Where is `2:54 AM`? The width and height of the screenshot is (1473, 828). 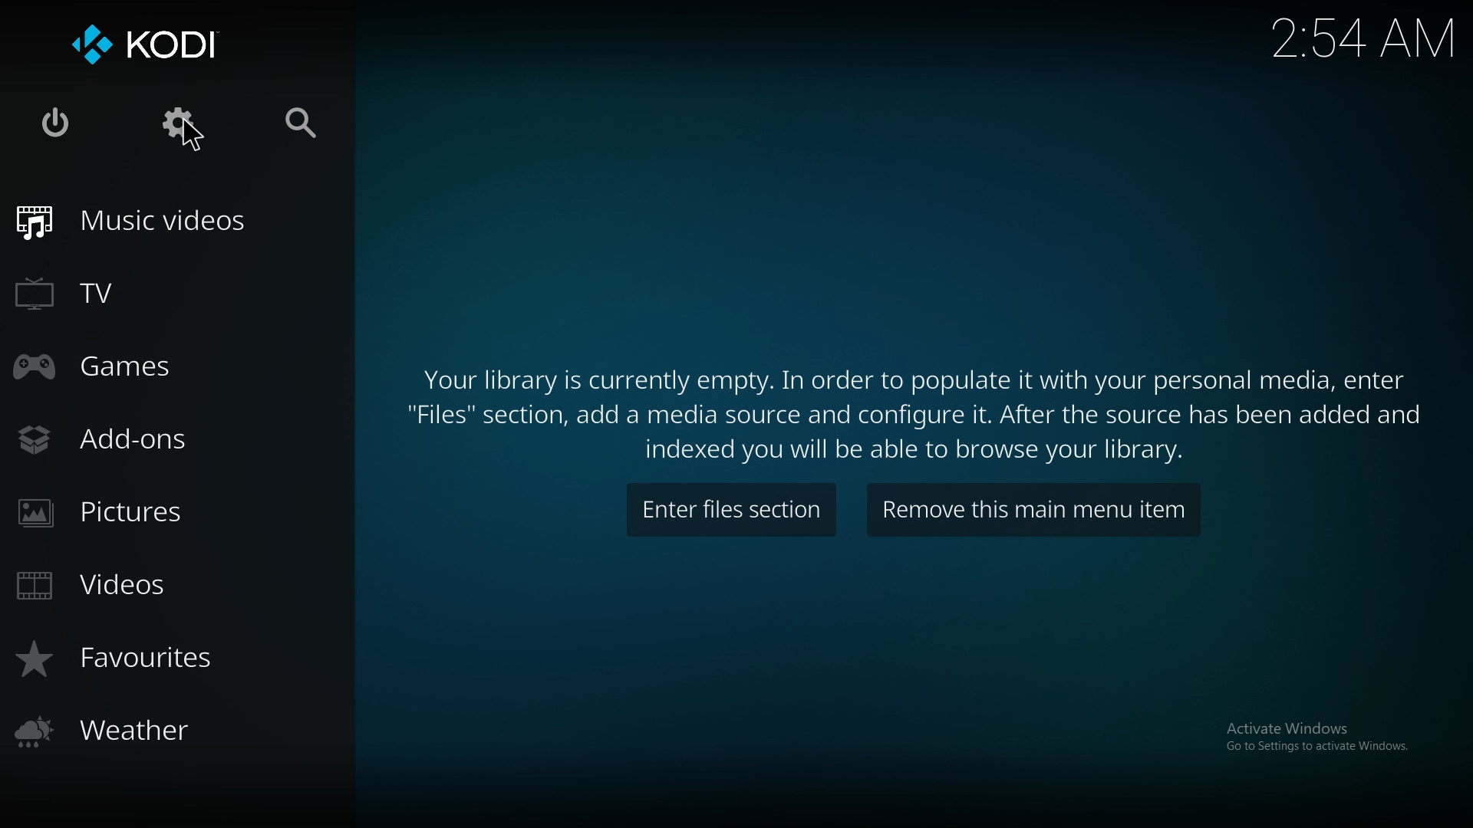
2:54 AM is located at coordinates (1358, 42).